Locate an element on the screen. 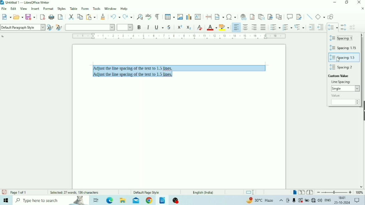 The height and width of the screenshot is (205, 365). File is located at coordinates (4, 9).